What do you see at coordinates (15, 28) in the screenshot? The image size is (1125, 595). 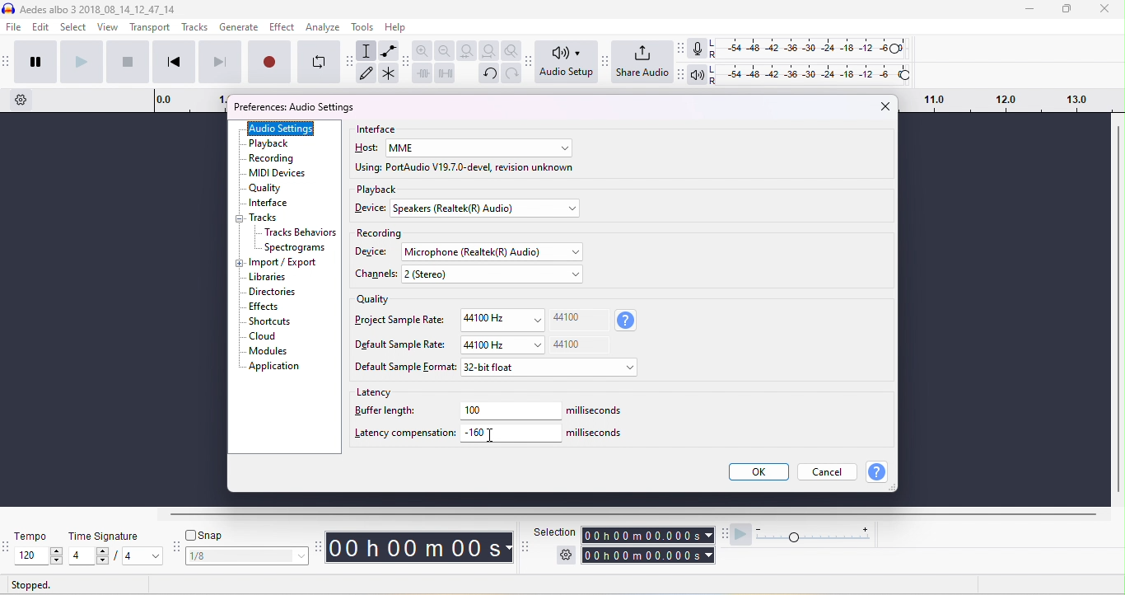 I see `file` at bounding box center [15, 28].